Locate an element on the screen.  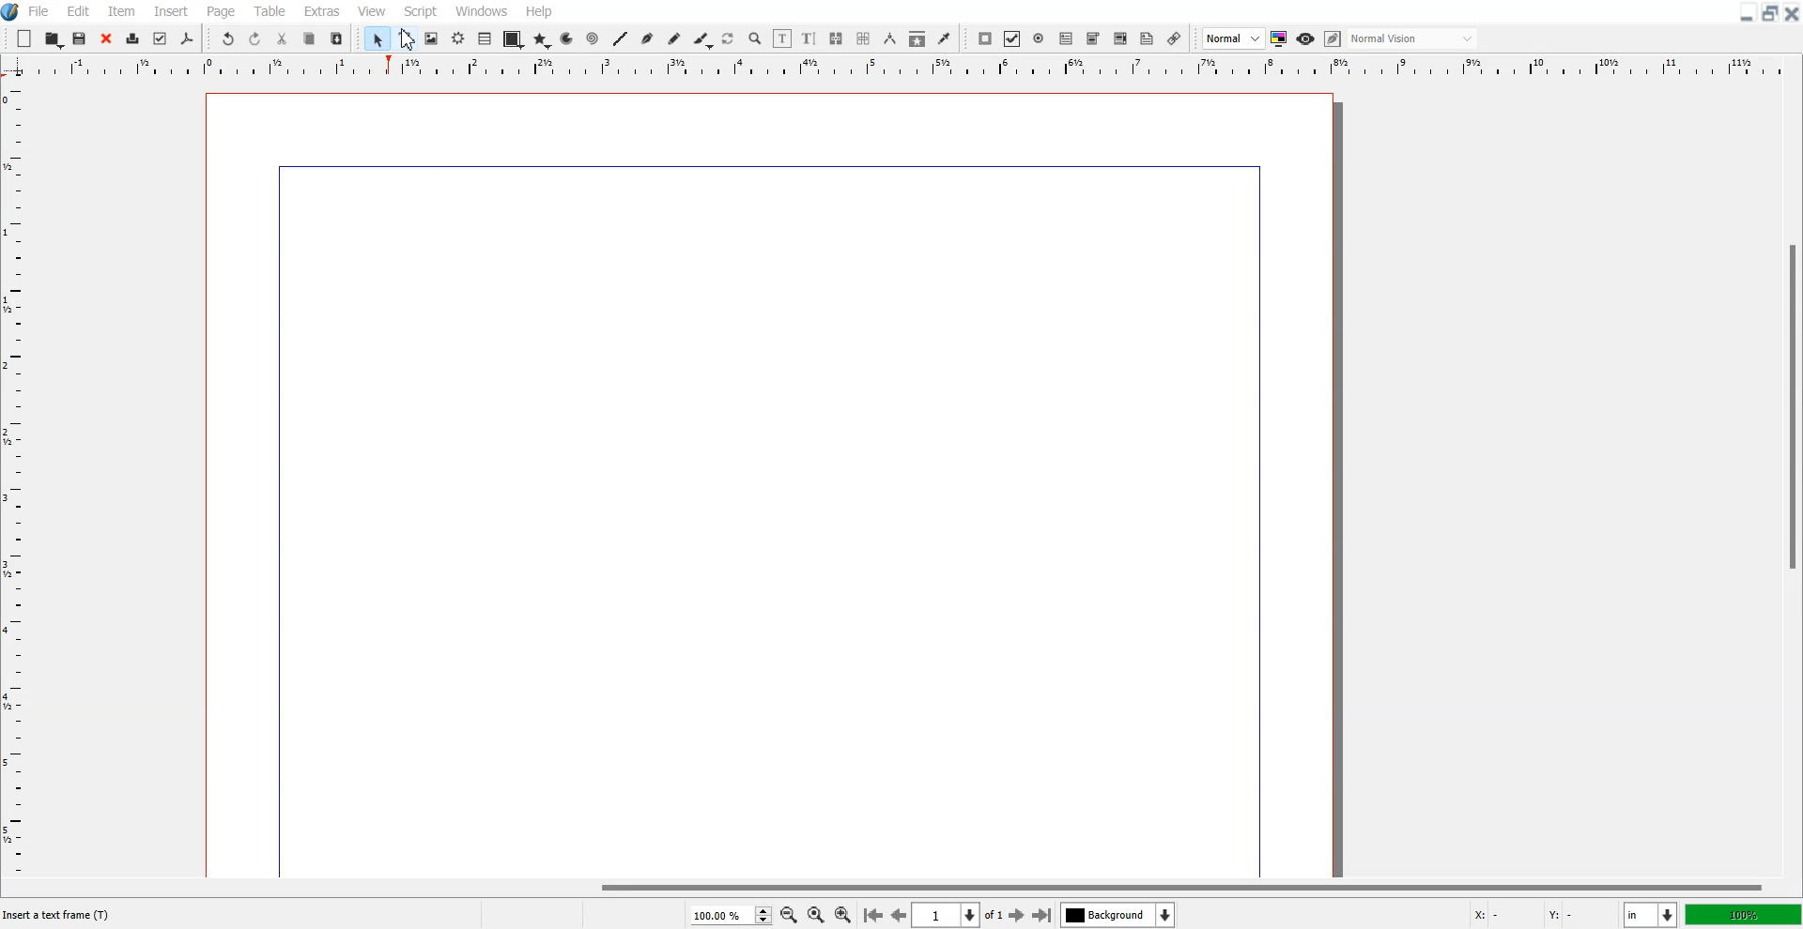
Help is located at coordinates (538, 11).